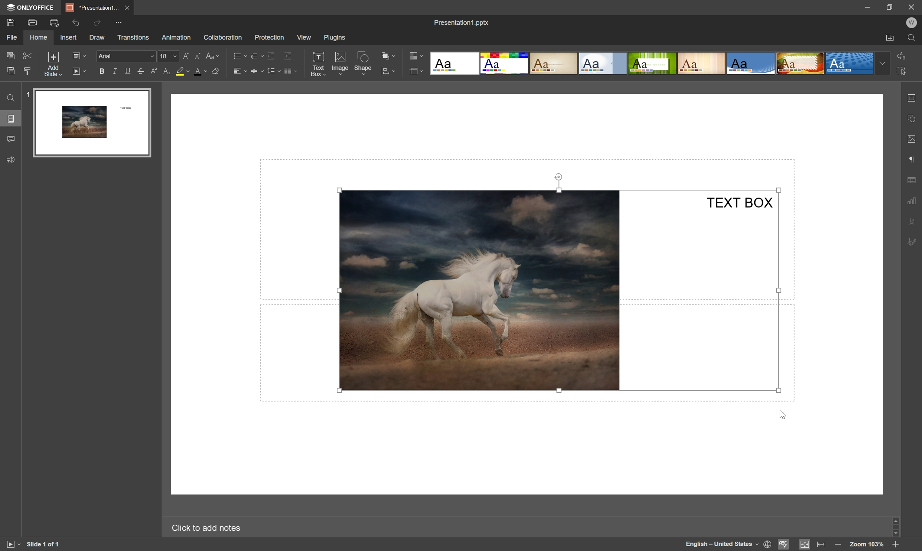 The height and width of the screenshot is (551, 922). Describe the element at coordinates (79, 71) in the screenshot. I see `start slideshow` at that location.